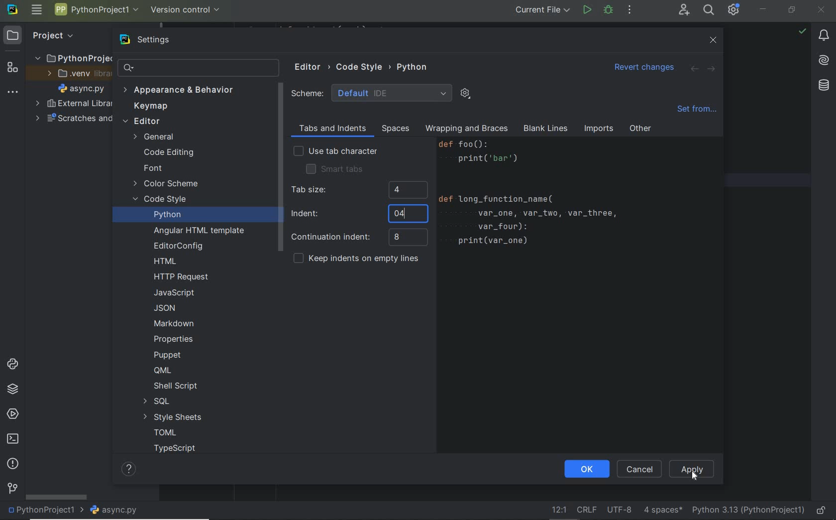  I want to click on services, so click(12, 413).